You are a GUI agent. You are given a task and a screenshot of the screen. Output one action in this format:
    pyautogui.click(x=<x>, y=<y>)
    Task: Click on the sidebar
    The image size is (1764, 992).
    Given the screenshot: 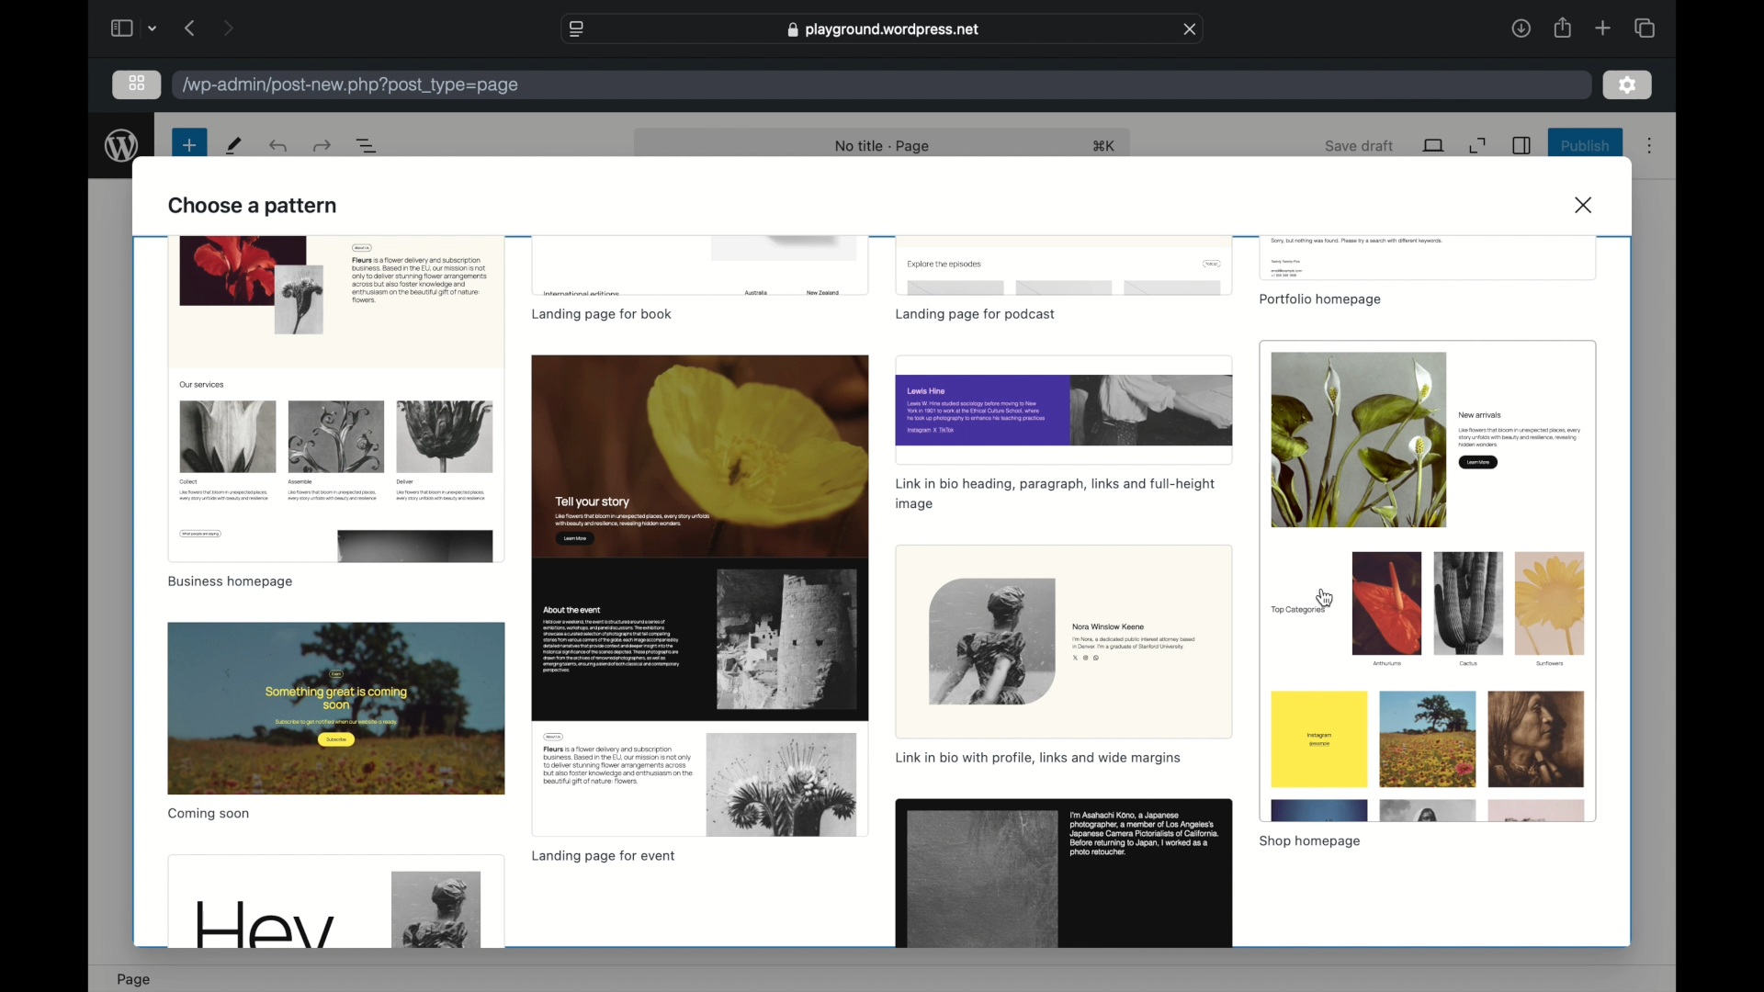 What is the action you would take?
    pyautogui.click(x=1523, y=145)
    